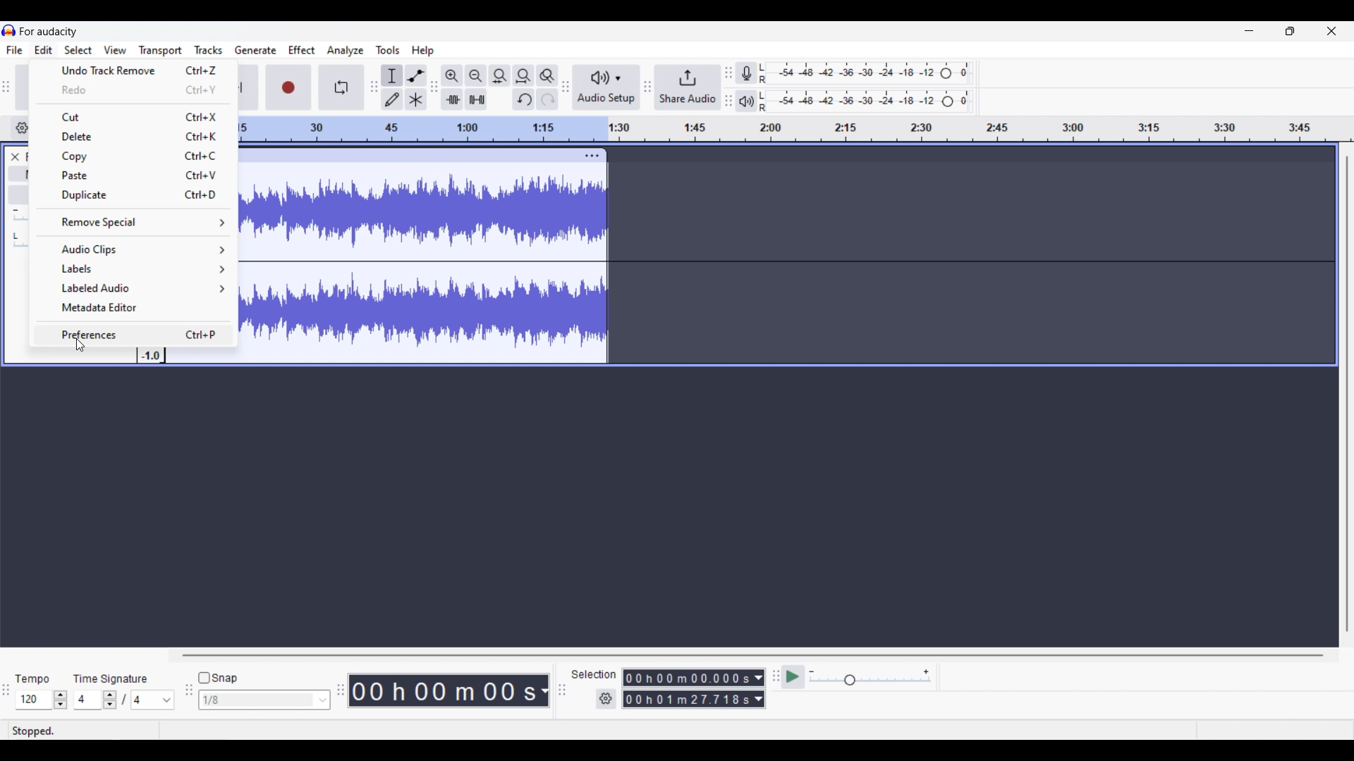  Describe the element at coordinates (1249, 31) in the screenshot. I see `Minimize` at that location.